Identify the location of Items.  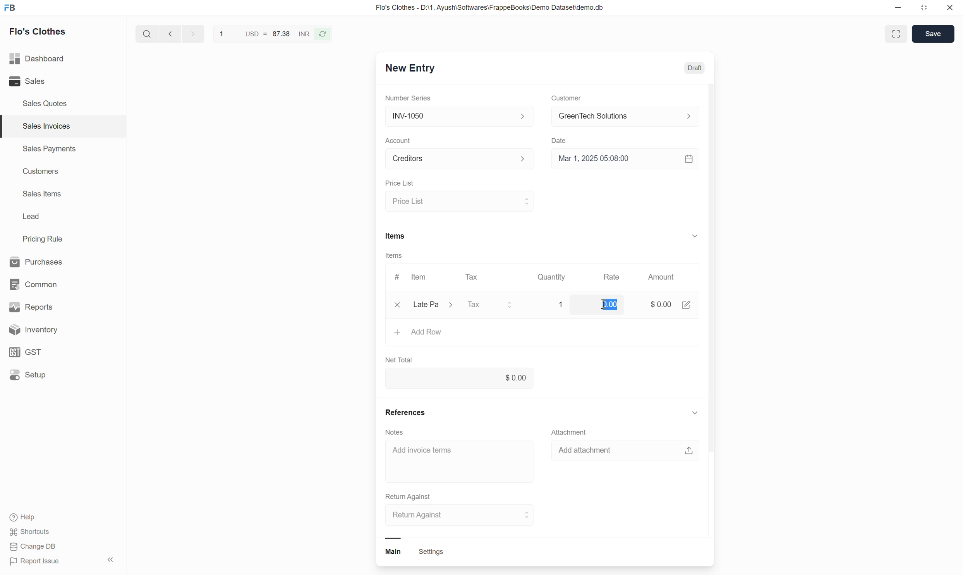
(394, 257).